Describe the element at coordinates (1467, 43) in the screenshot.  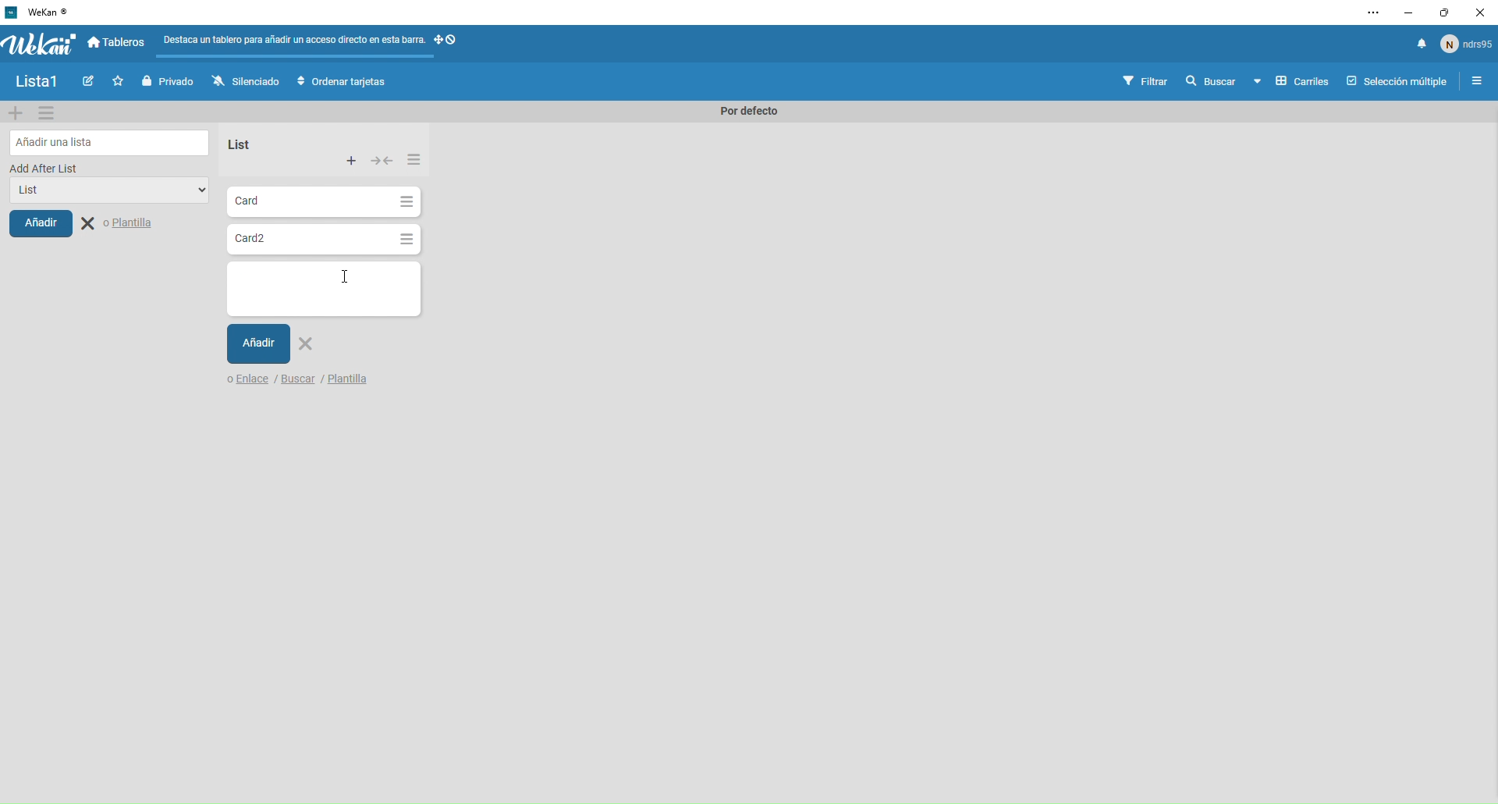
I see `User` at that location.